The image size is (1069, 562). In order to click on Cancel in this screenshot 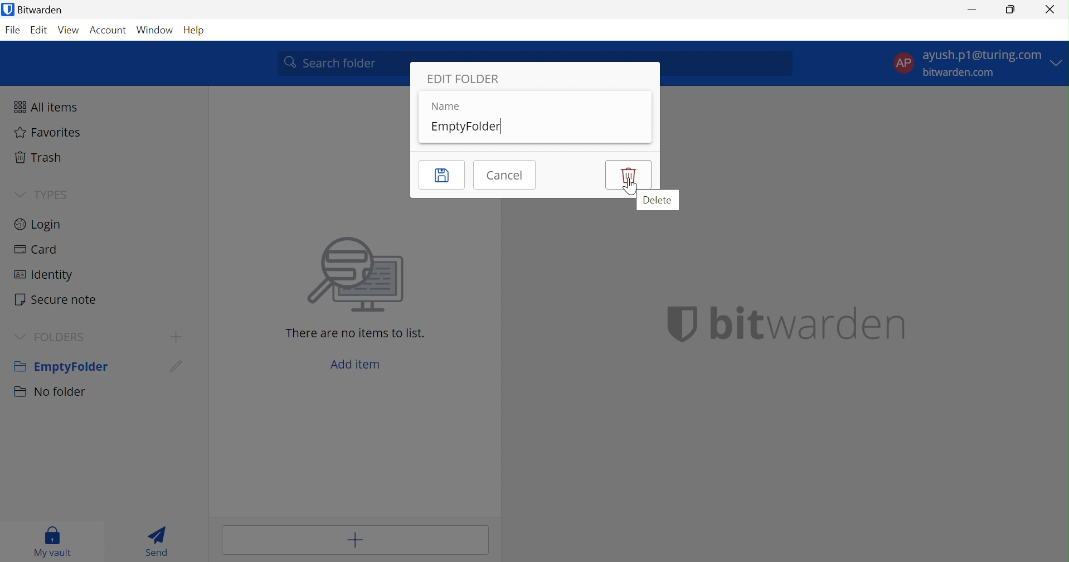, I will do `click(506, 174)`.